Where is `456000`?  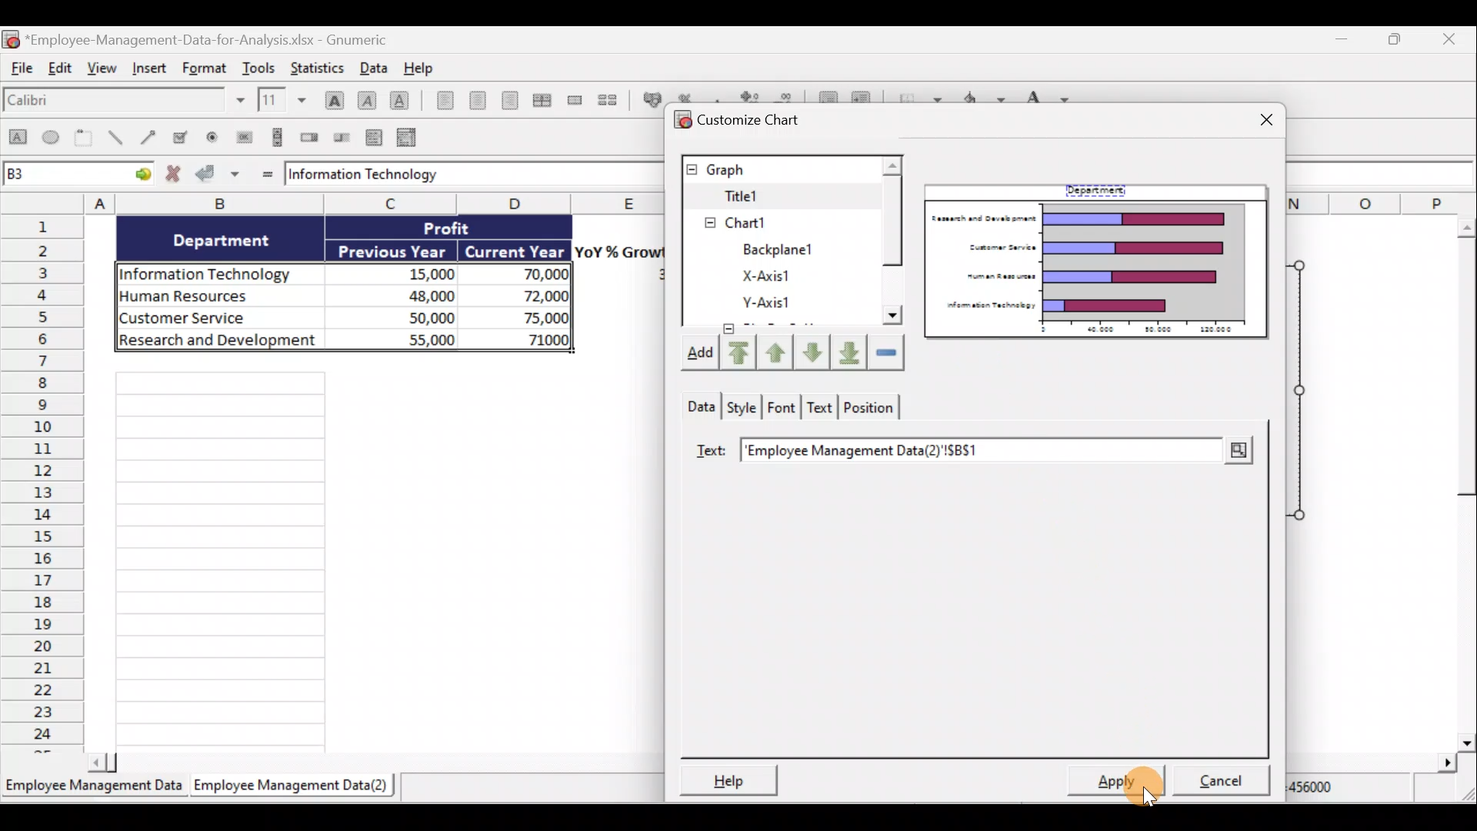 456000 is located at coordinates (1332, 792).